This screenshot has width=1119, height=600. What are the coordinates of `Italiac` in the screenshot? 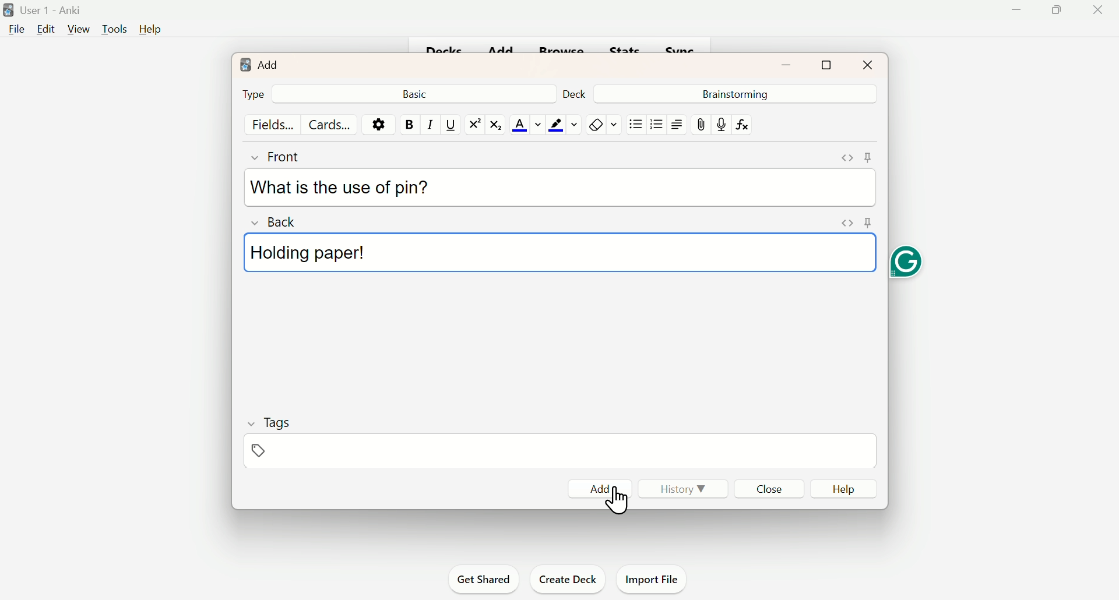 It's located at (429, 123).